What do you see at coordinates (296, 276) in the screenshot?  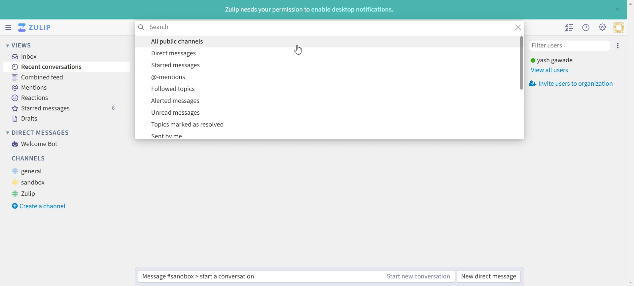 I see `Message #sandbox > start a conversation Start new conversation` at bounding box center [296, 276].